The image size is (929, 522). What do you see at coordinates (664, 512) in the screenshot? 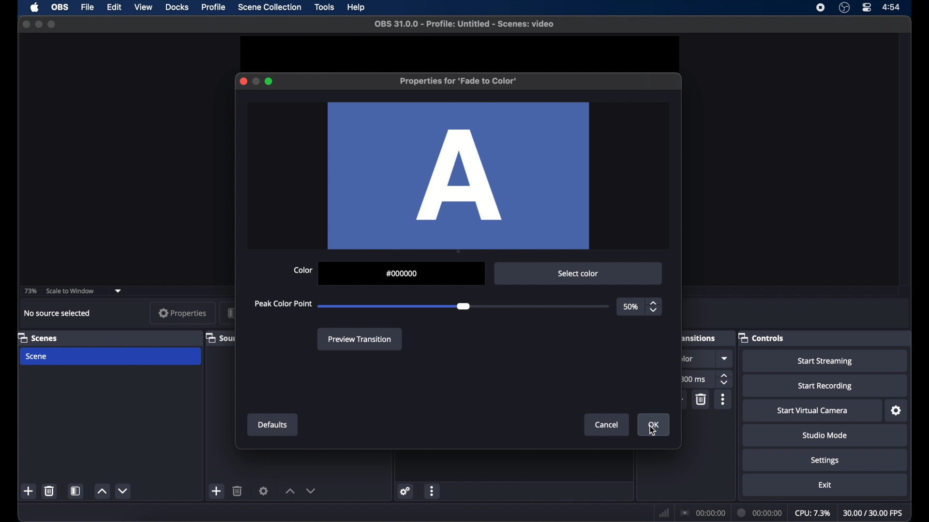
I see `network` at bounding box center [664, 512].